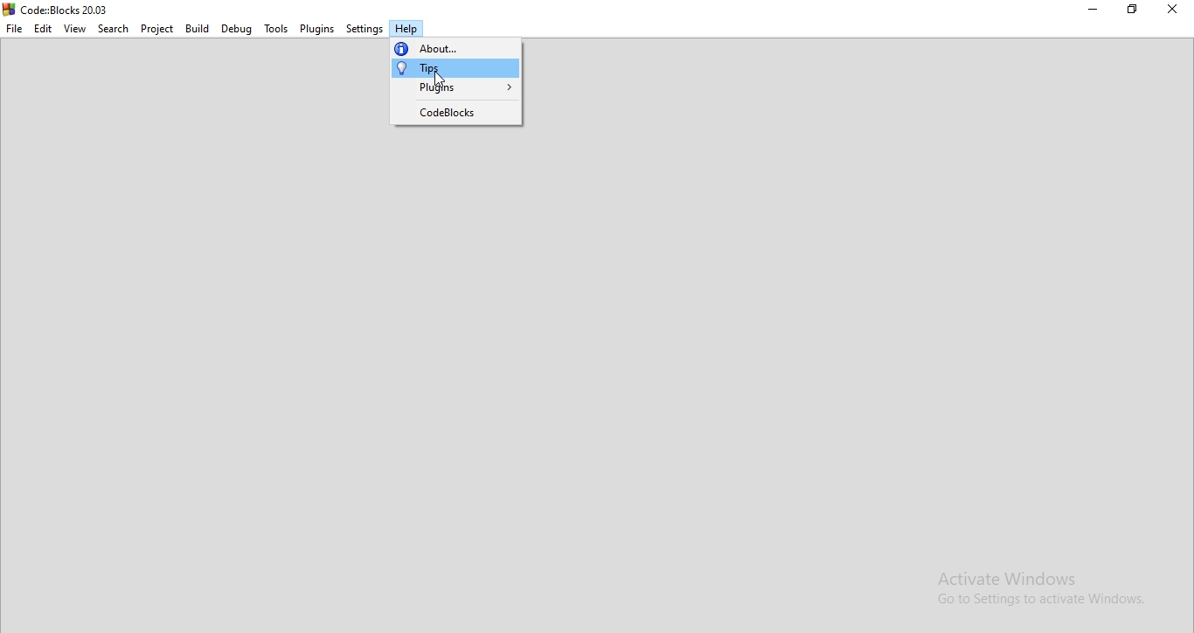  What do you see at coordinates (56, 8) in the screenshot?
I see `logo` at bounding box center [56, 8].